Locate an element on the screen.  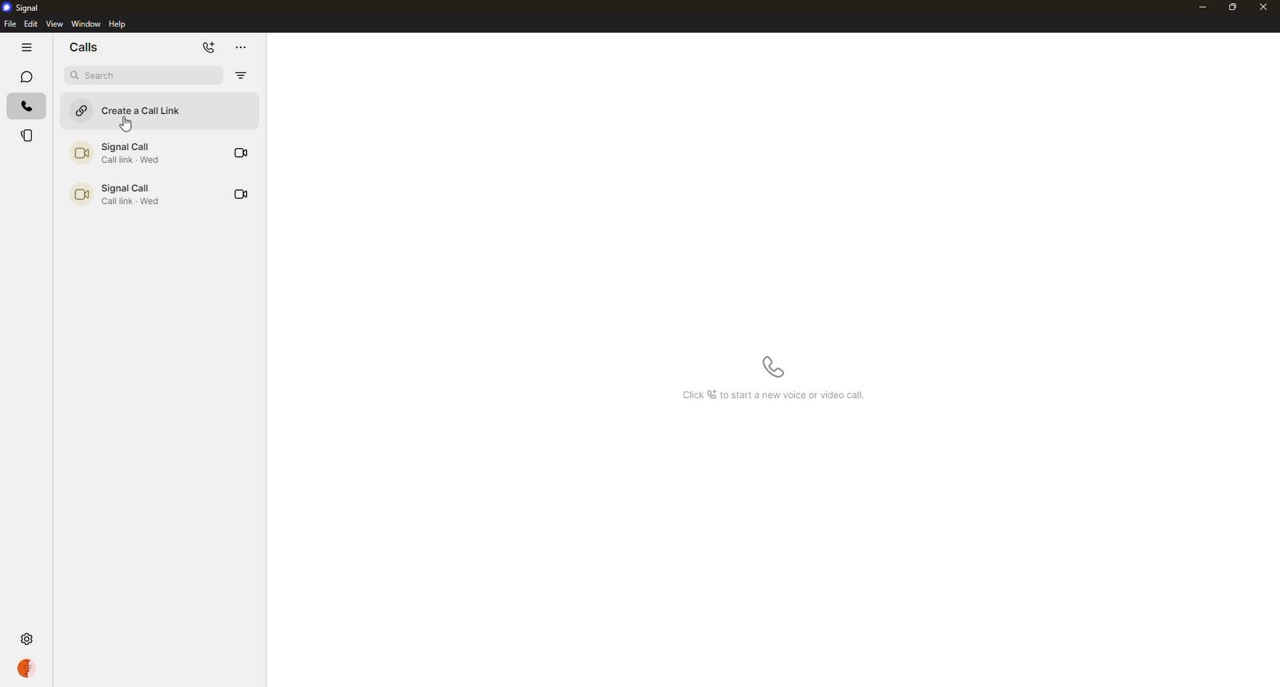
search is located at coordinates (141, 75).